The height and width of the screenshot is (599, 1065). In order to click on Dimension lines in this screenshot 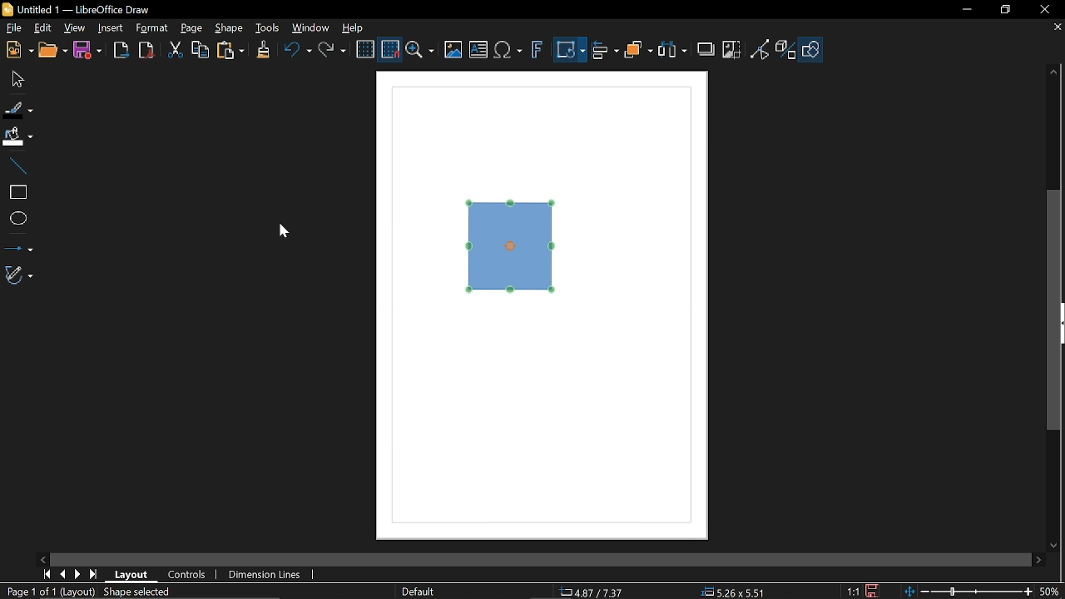, I will do `click(261, 574)`.